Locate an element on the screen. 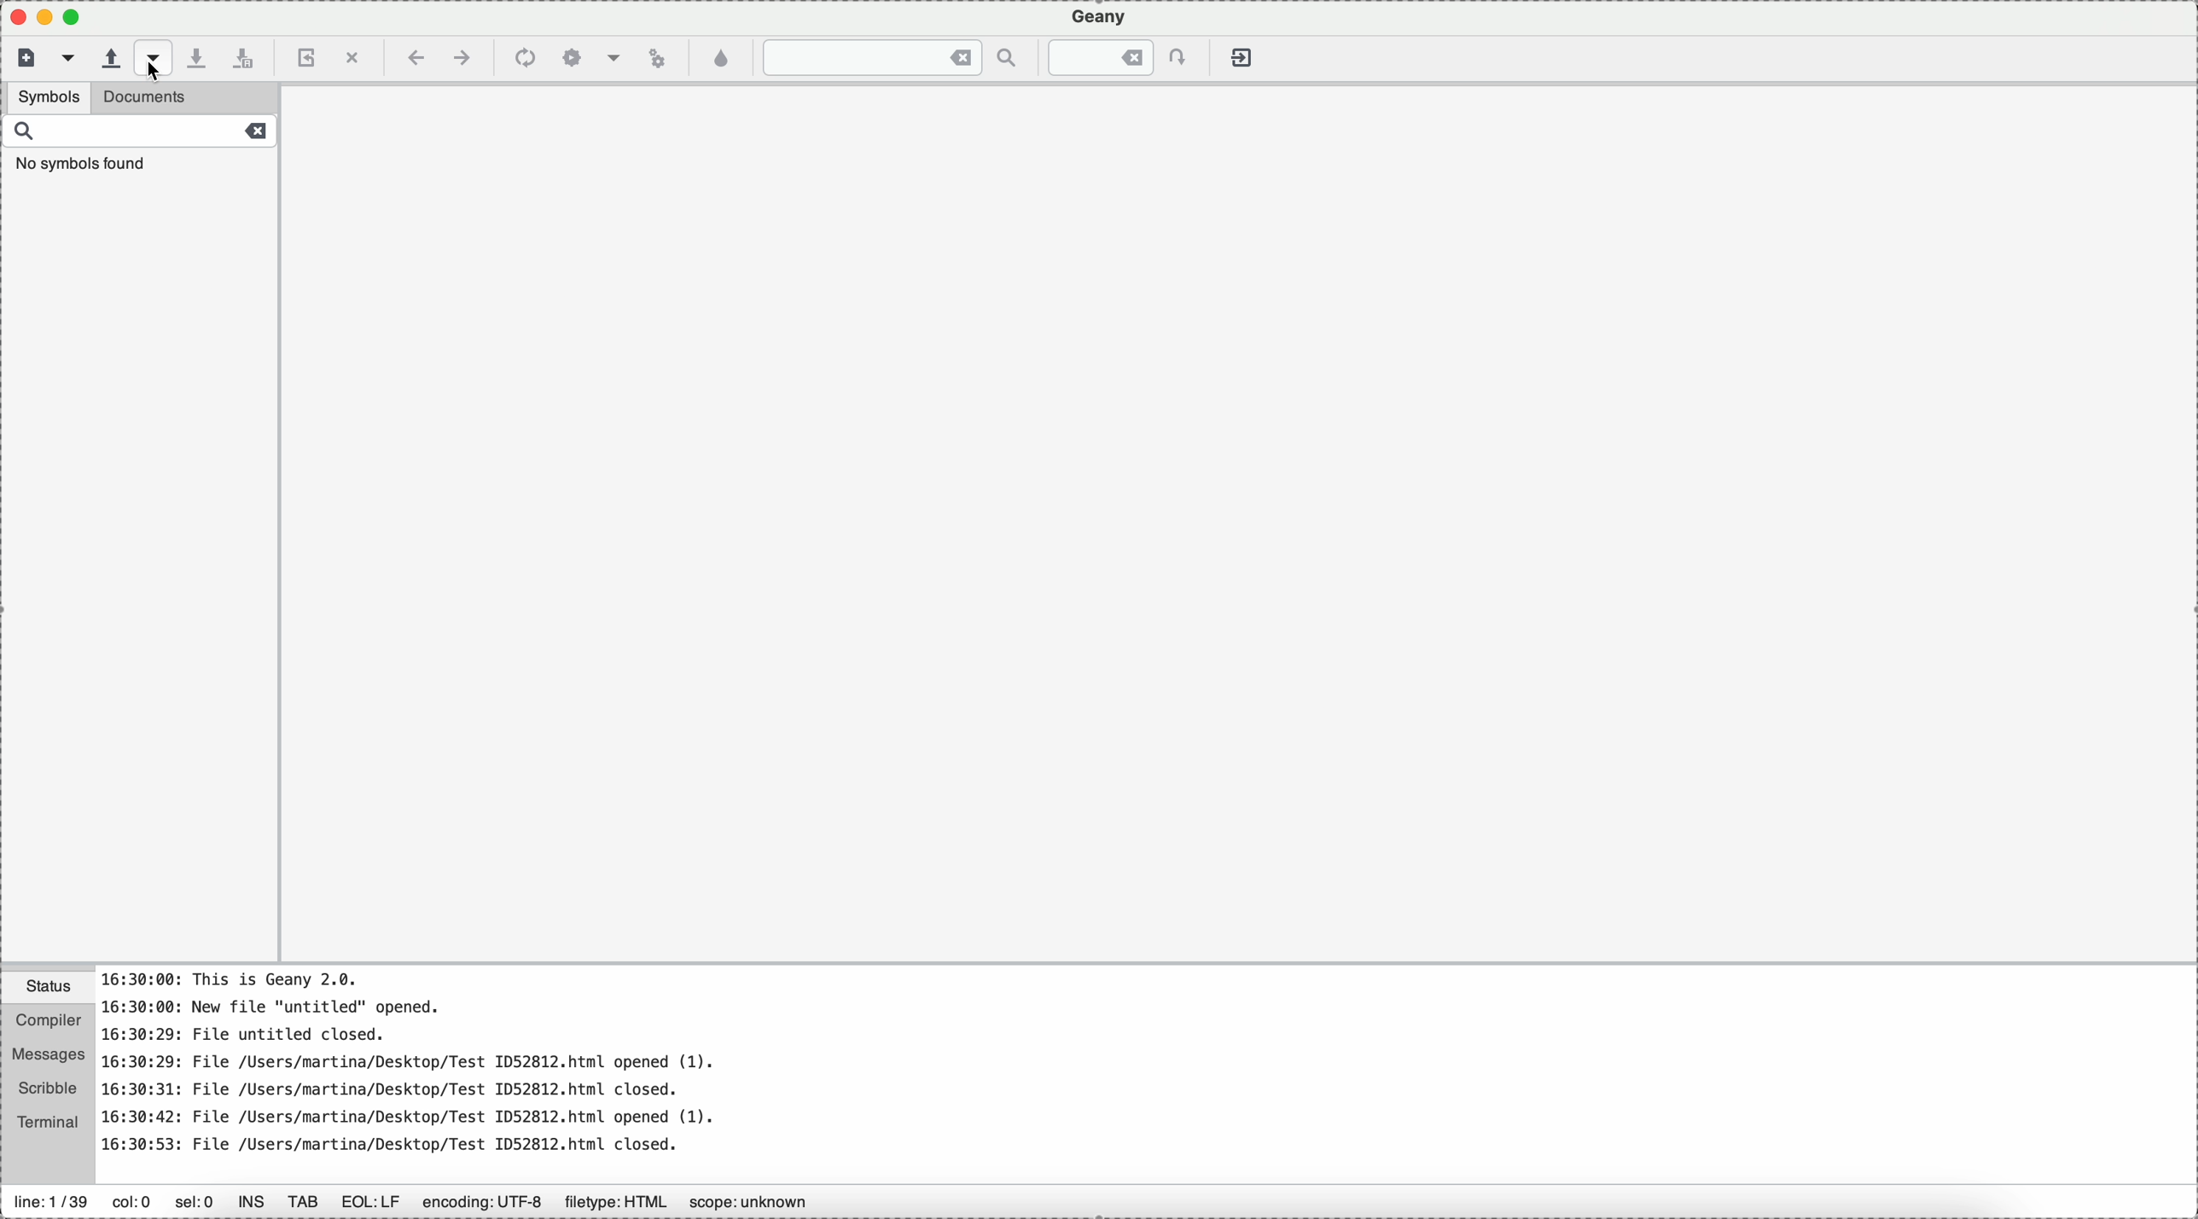  search bar is located at coordinates (139, 148).